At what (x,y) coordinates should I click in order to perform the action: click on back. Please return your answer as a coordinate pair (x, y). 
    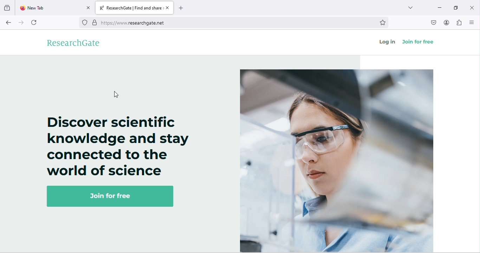
    Looking at the image, I should click on (8, 23).